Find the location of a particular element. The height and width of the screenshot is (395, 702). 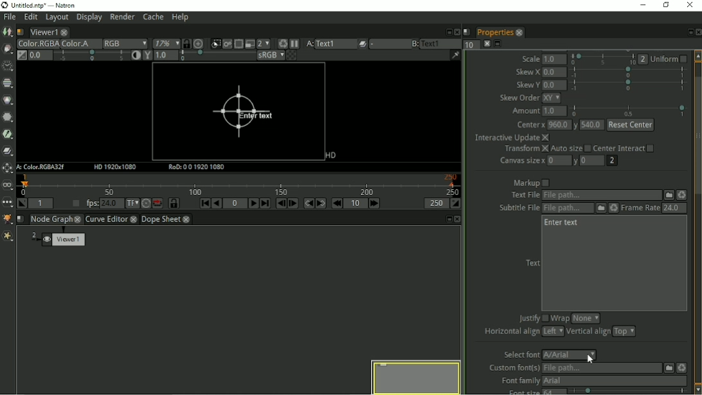

subtitle file is located at coordinates (519, 208).